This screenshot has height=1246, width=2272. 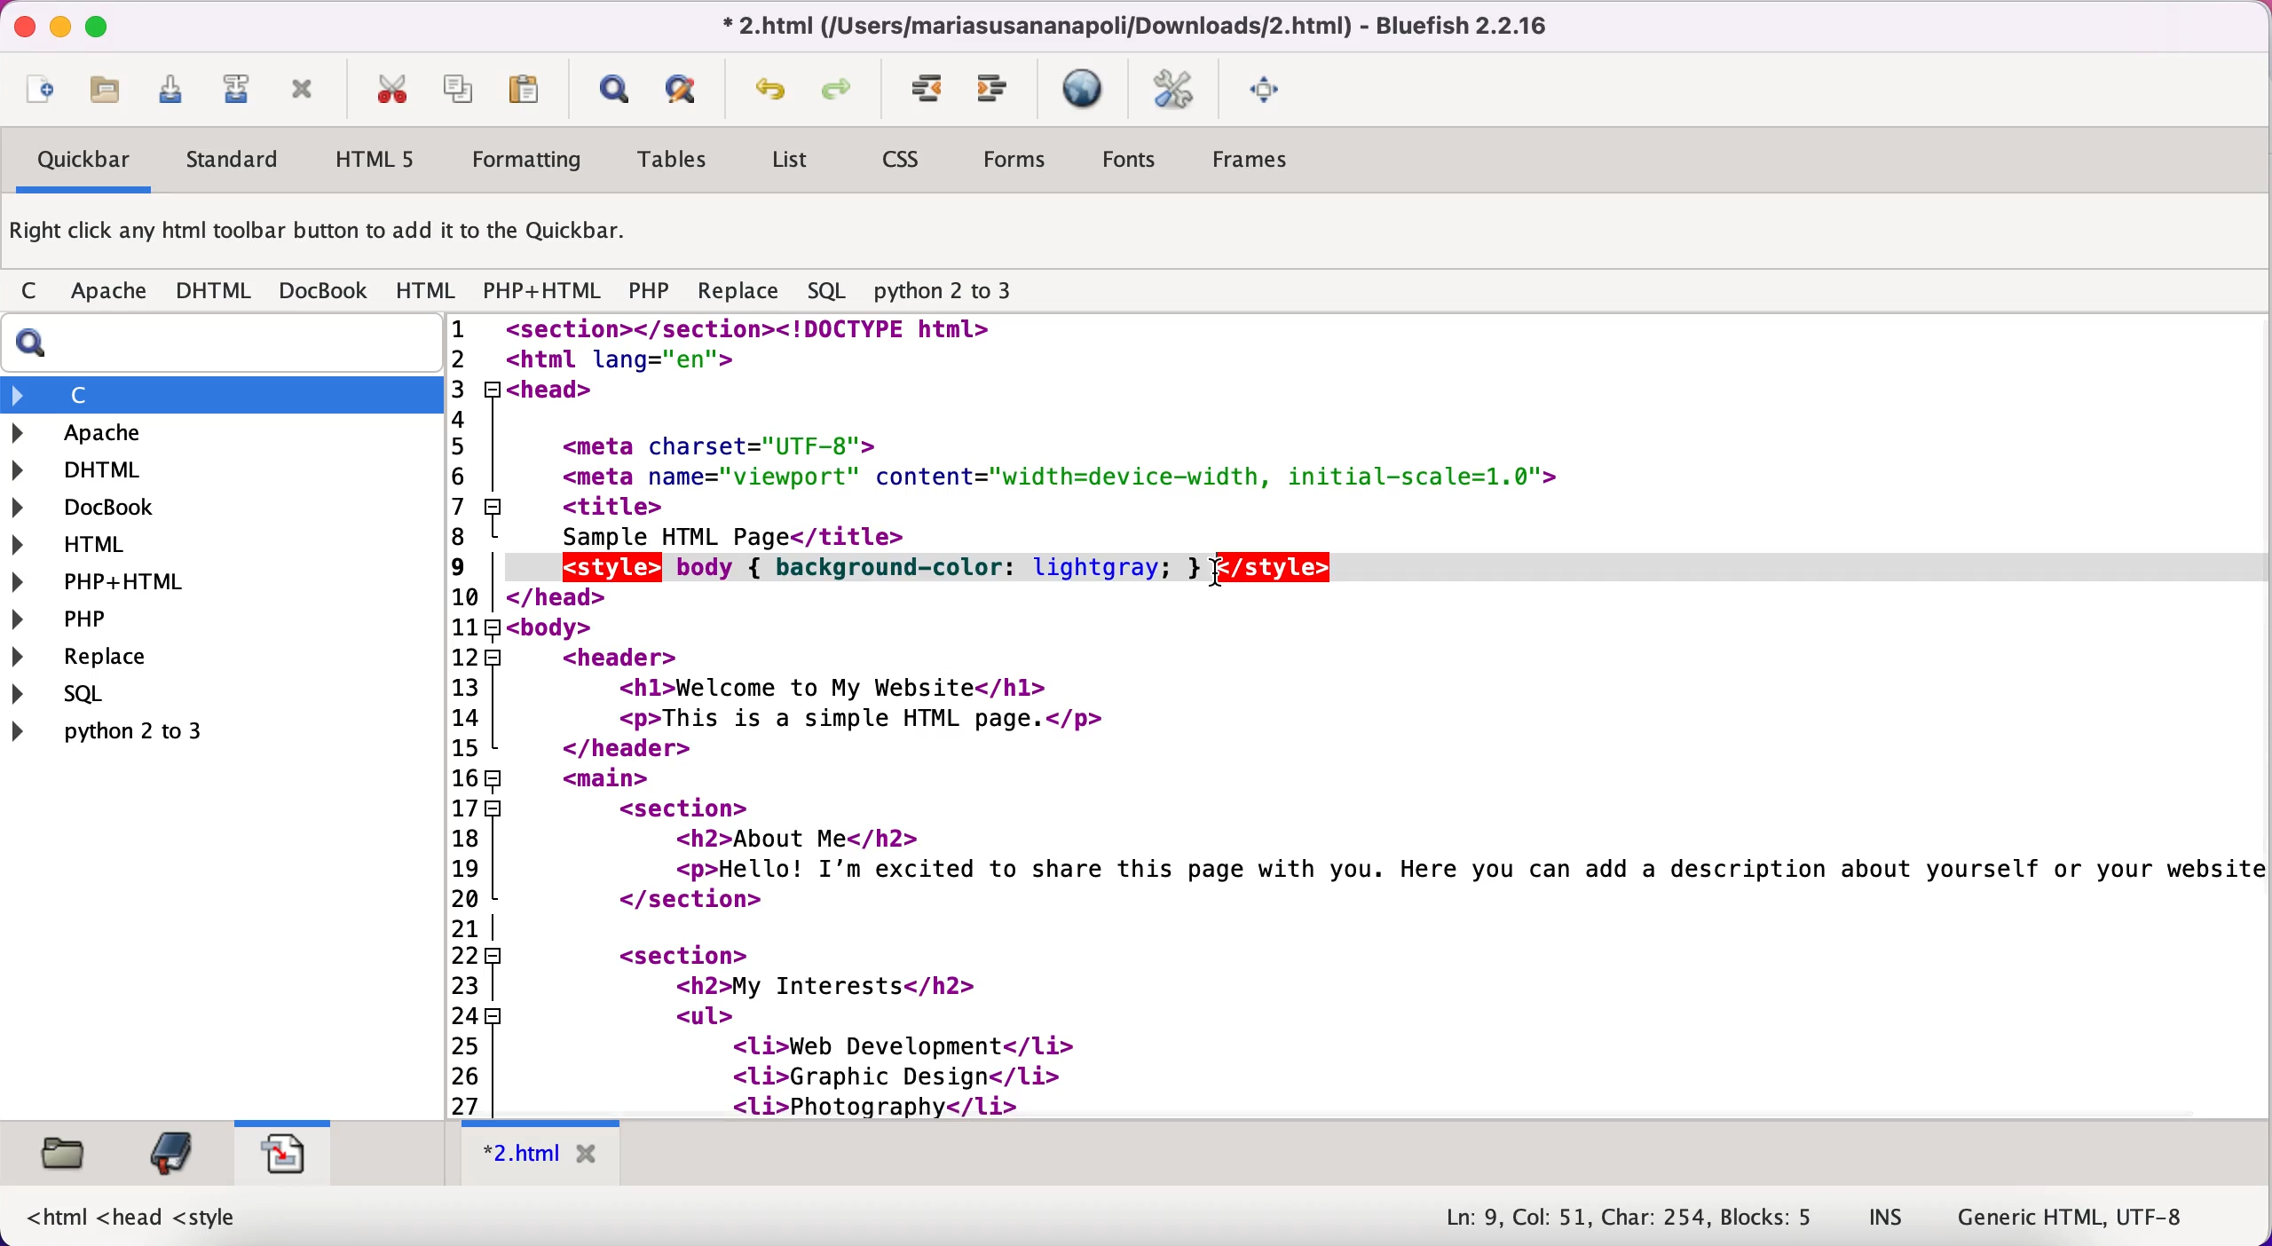 I want to click on right click any html toolbar button to add it to the quickbar., so click(x=322, y=235).